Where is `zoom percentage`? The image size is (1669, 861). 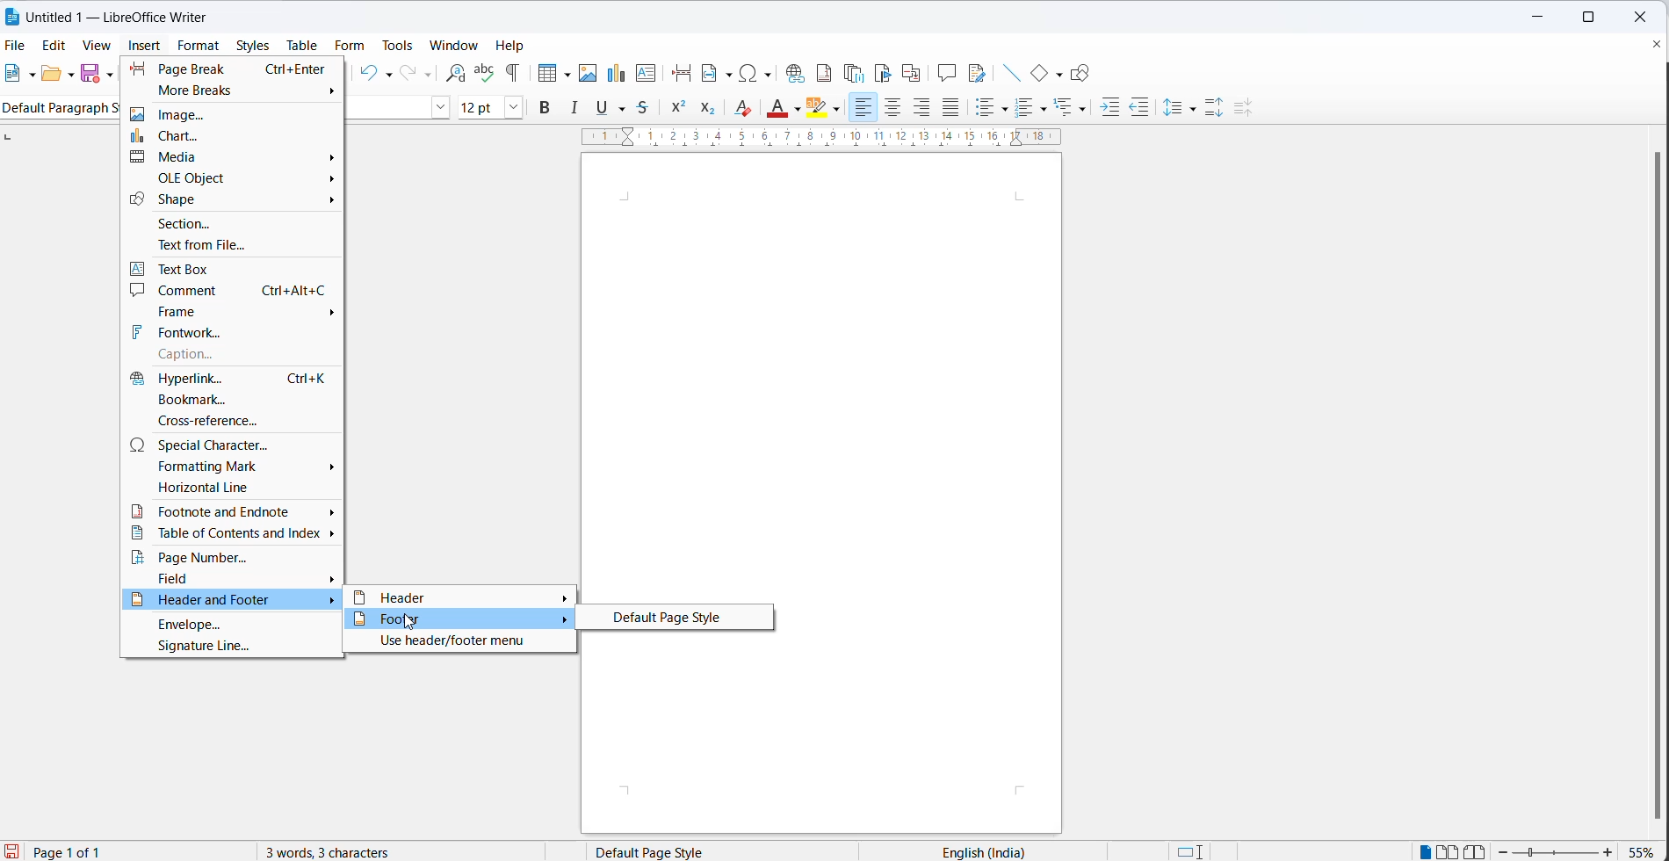
zoom percentage is located at coordinates (1644, 850).